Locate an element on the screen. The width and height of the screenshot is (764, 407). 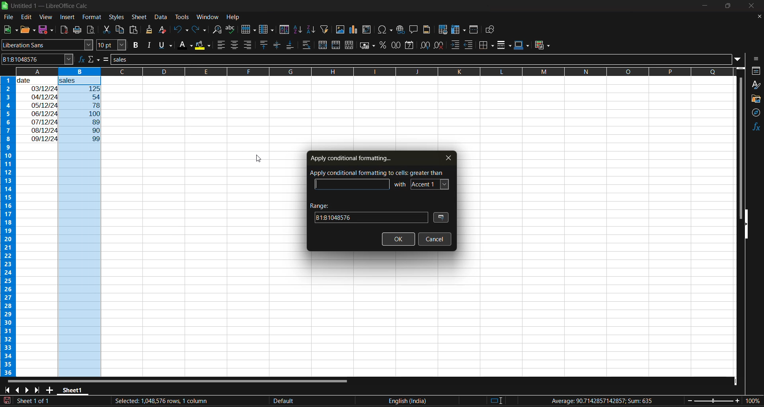
increase indent is located at coordinates (455, 45).